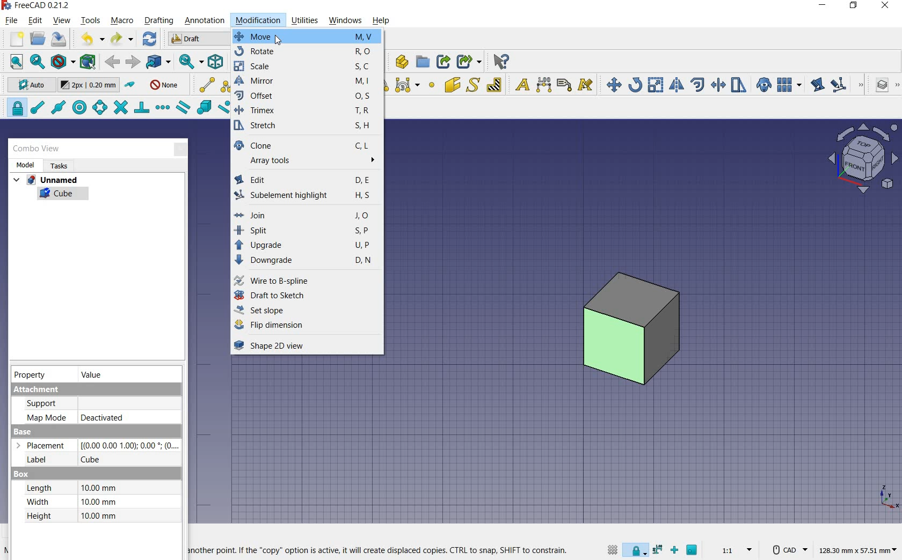 The width and height of the screenshot is (902, 560). I want to click on property, so click(30, 375).